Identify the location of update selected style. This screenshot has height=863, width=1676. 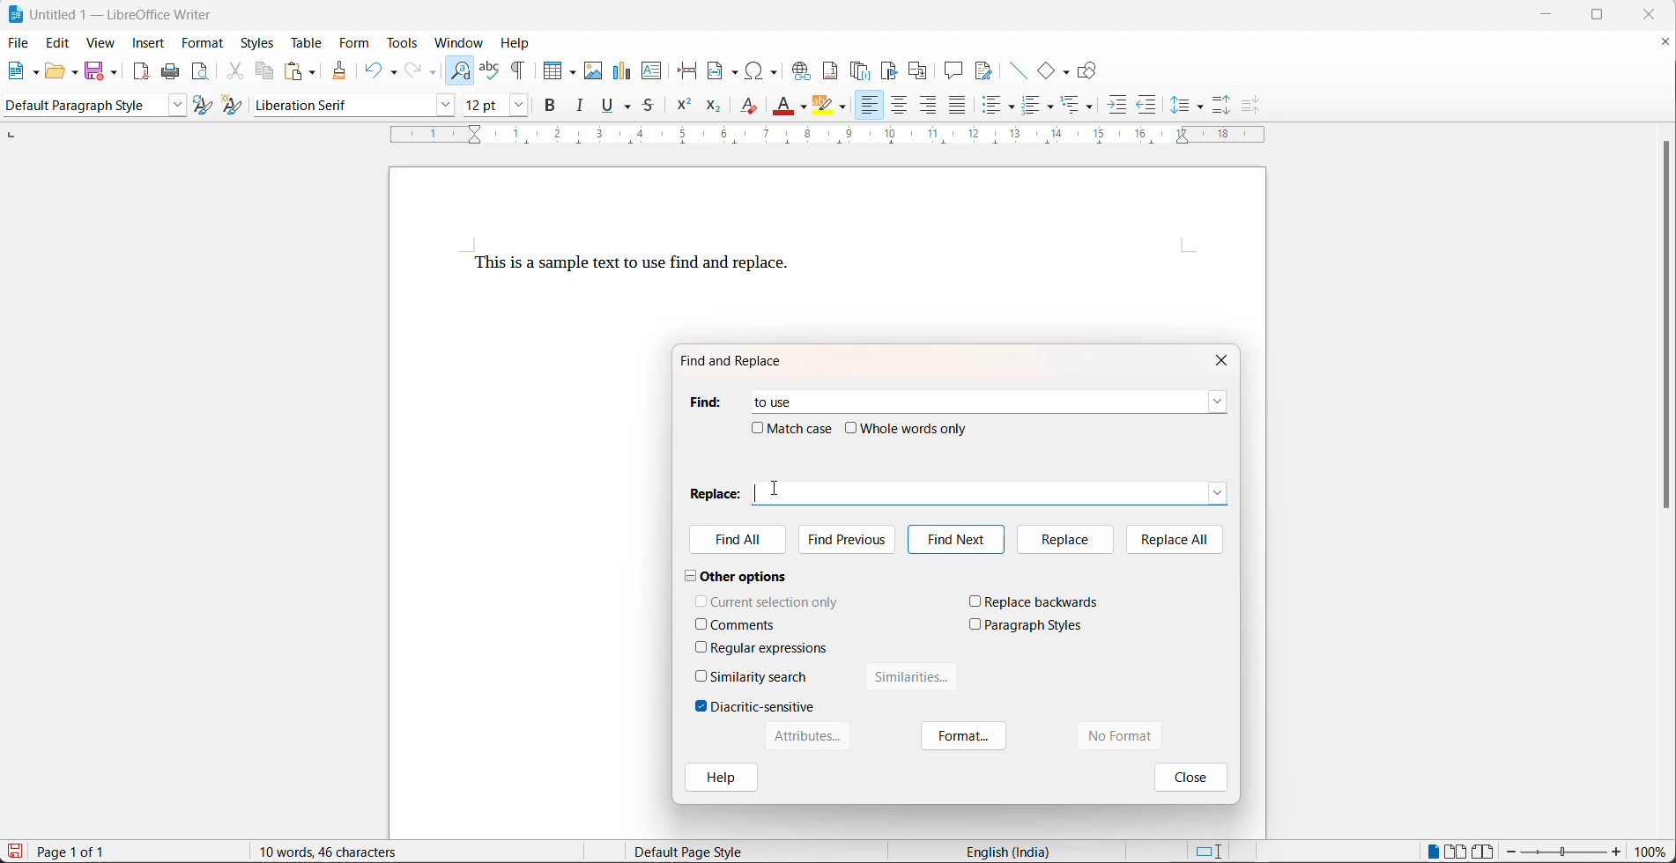
(204, 106).